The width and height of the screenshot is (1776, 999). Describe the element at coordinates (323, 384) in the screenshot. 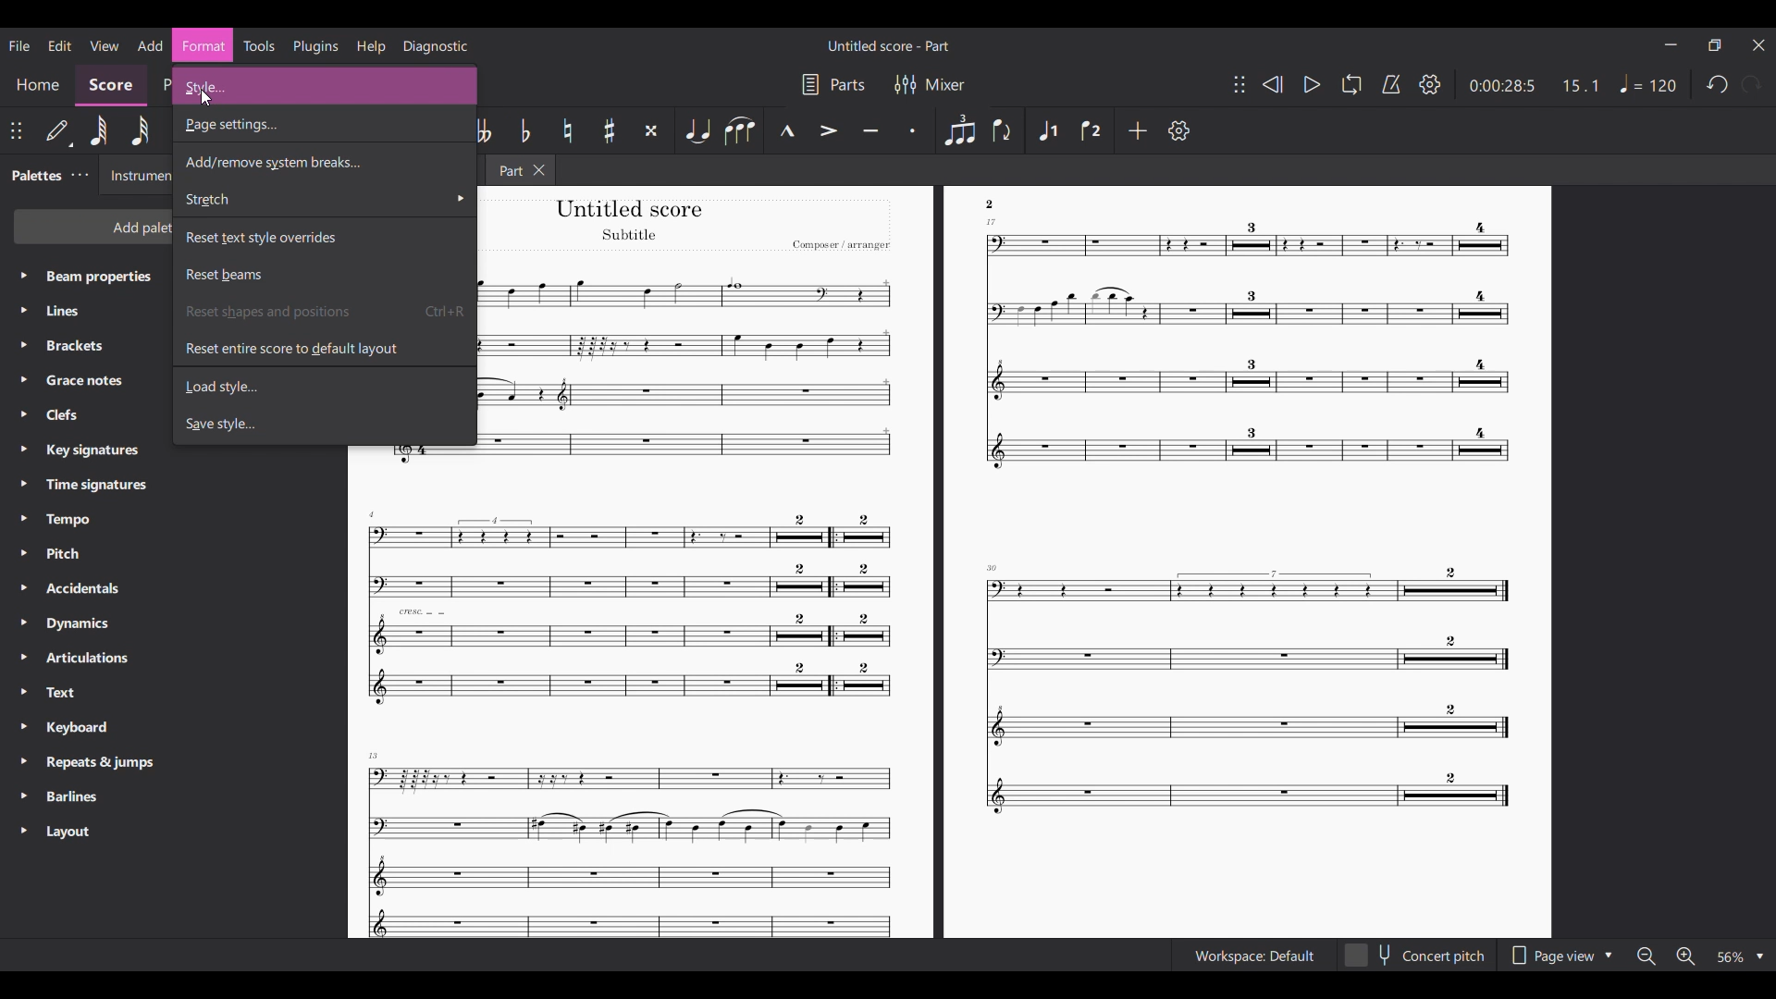

I see `Load style` at that location.